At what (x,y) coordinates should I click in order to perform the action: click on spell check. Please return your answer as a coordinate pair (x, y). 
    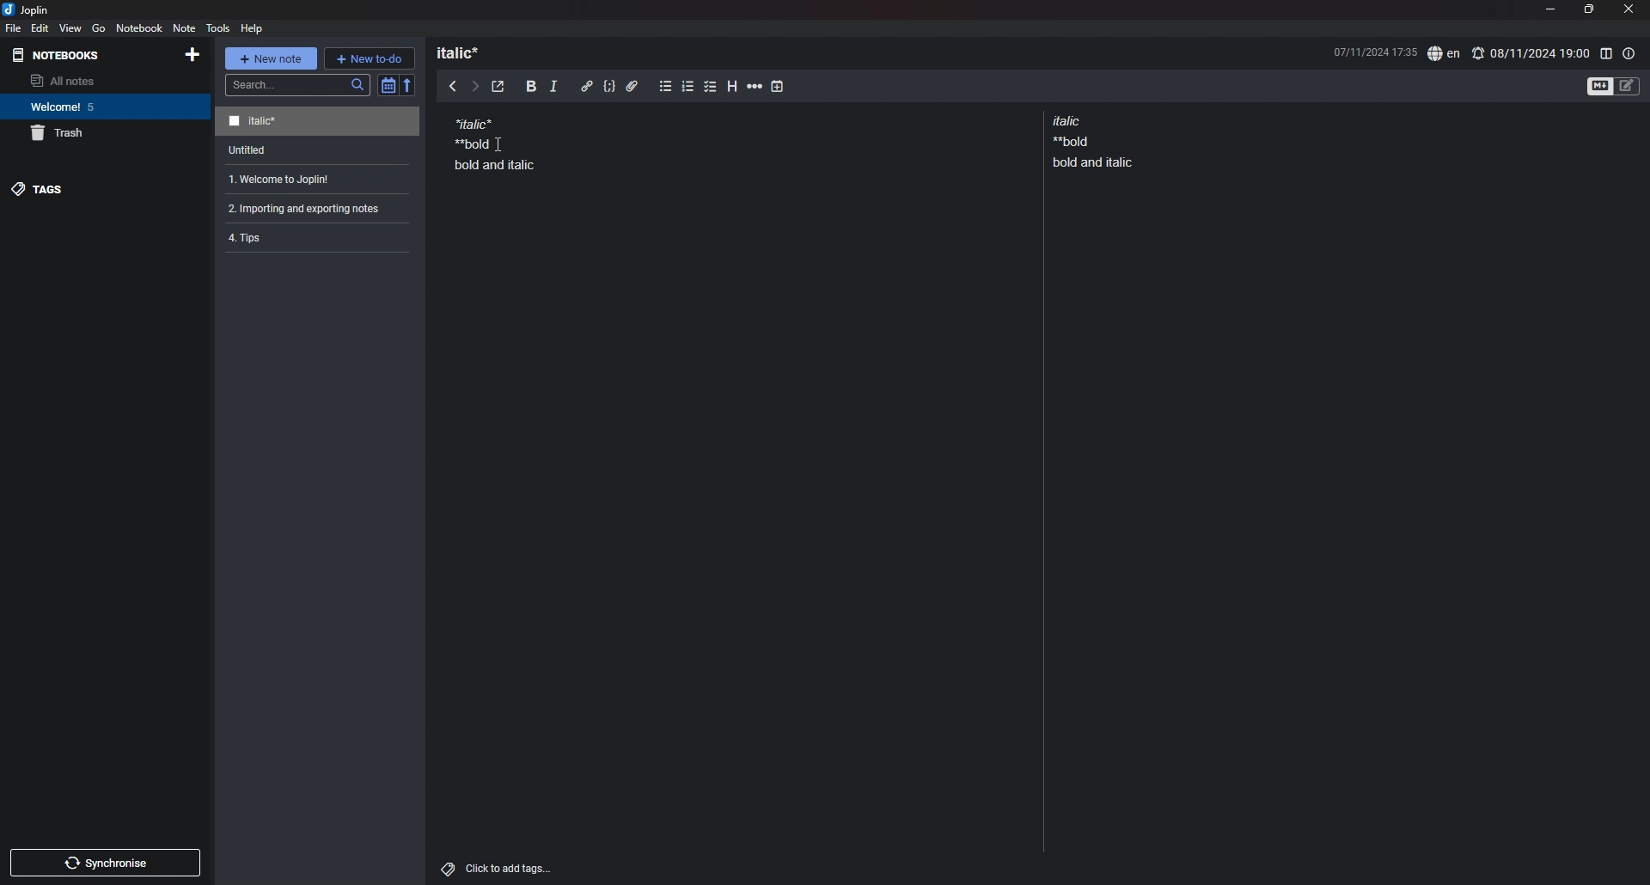
    Looking at the image, I should click on (1444, 54).